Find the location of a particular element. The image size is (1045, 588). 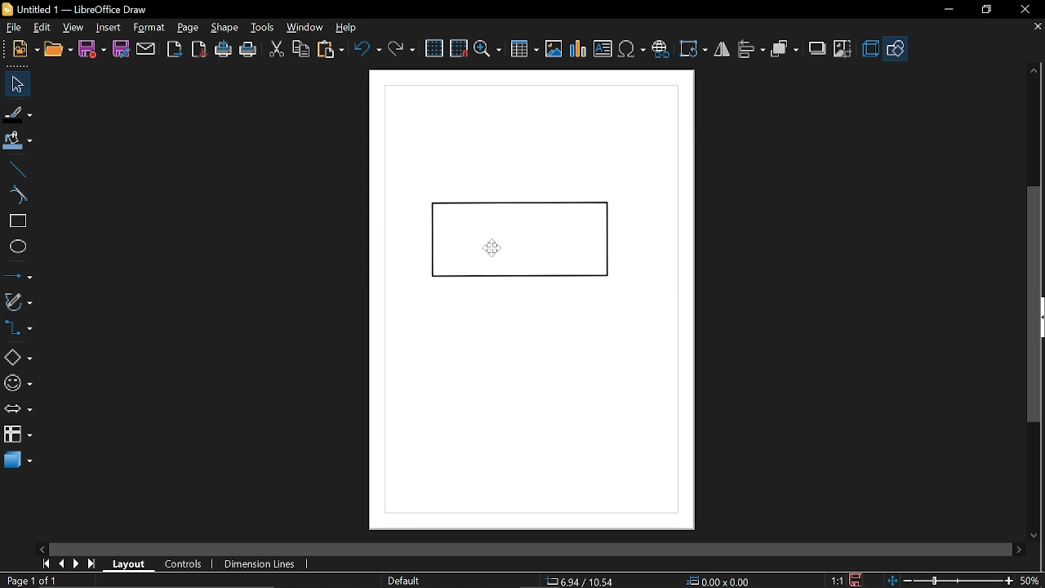

go to first page is located at coordinates (44, 564).